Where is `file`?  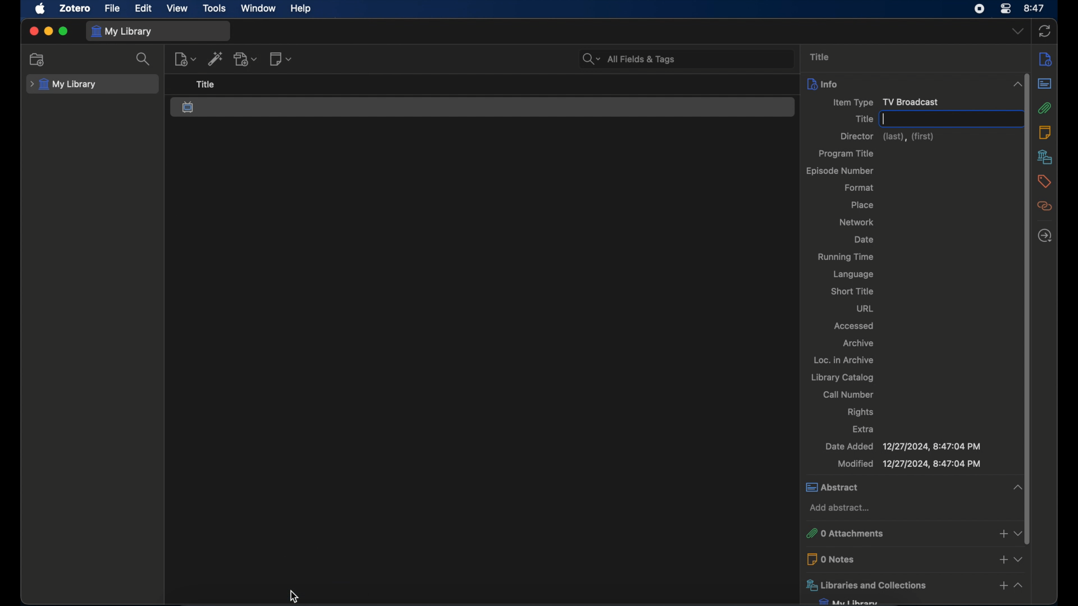
file is located at coordinates (112, 9).